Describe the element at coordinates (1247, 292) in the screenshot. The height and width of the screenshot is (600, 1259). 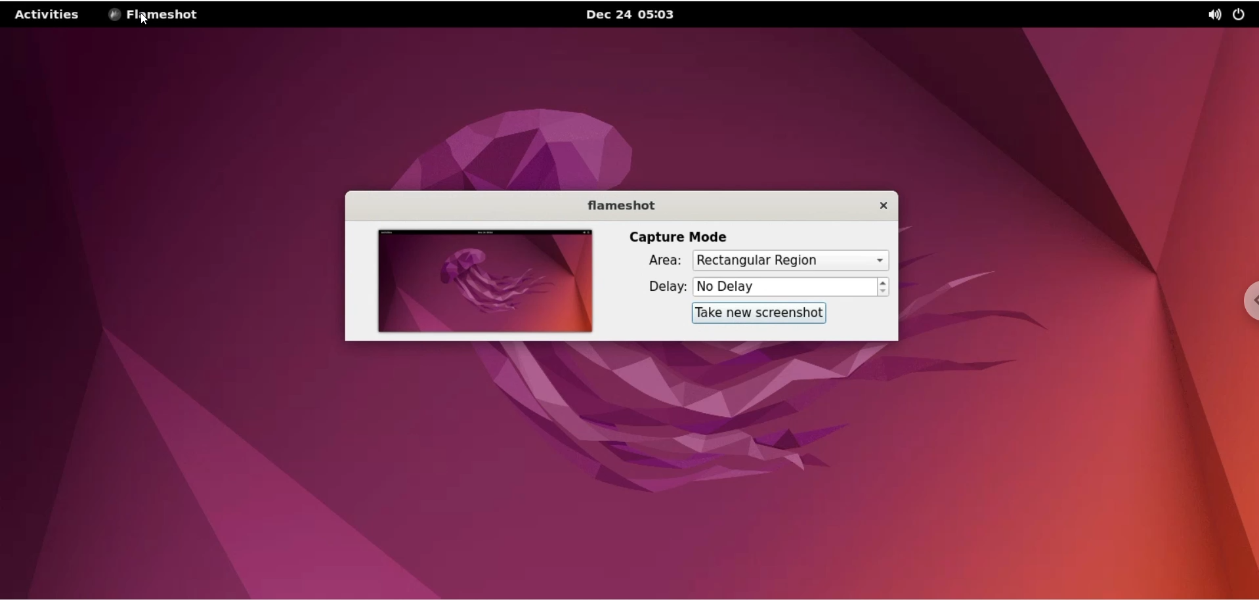
I see `chrome options` at that location.